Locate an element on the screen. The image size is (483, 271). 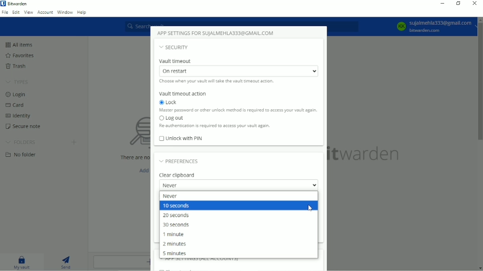
Edit is located at coordinates (15, 12).